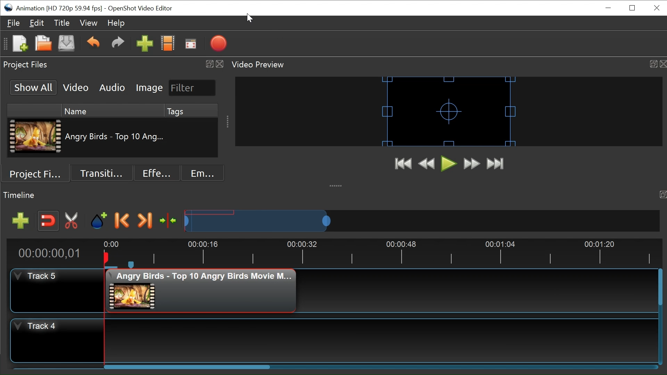  I want to click on Fullscreen, so click(191, 45).